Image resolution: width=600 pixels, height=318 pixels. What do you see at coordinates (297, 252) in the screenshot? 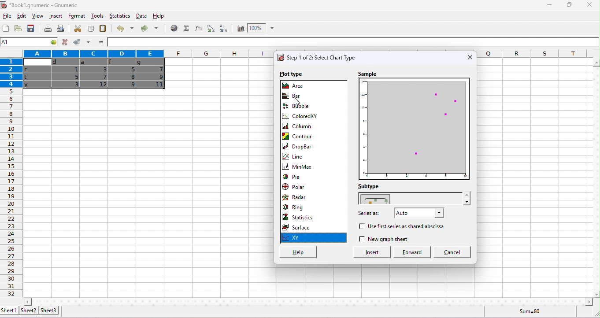
I see `help` at bounding box center [297, 252].